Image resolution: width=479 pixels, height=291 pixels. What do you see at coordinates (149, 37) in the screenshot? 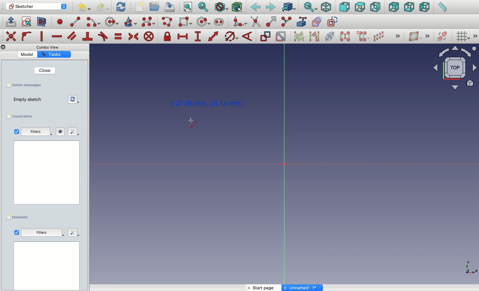
I see `Constrain block` at bounding box center [149, 37].